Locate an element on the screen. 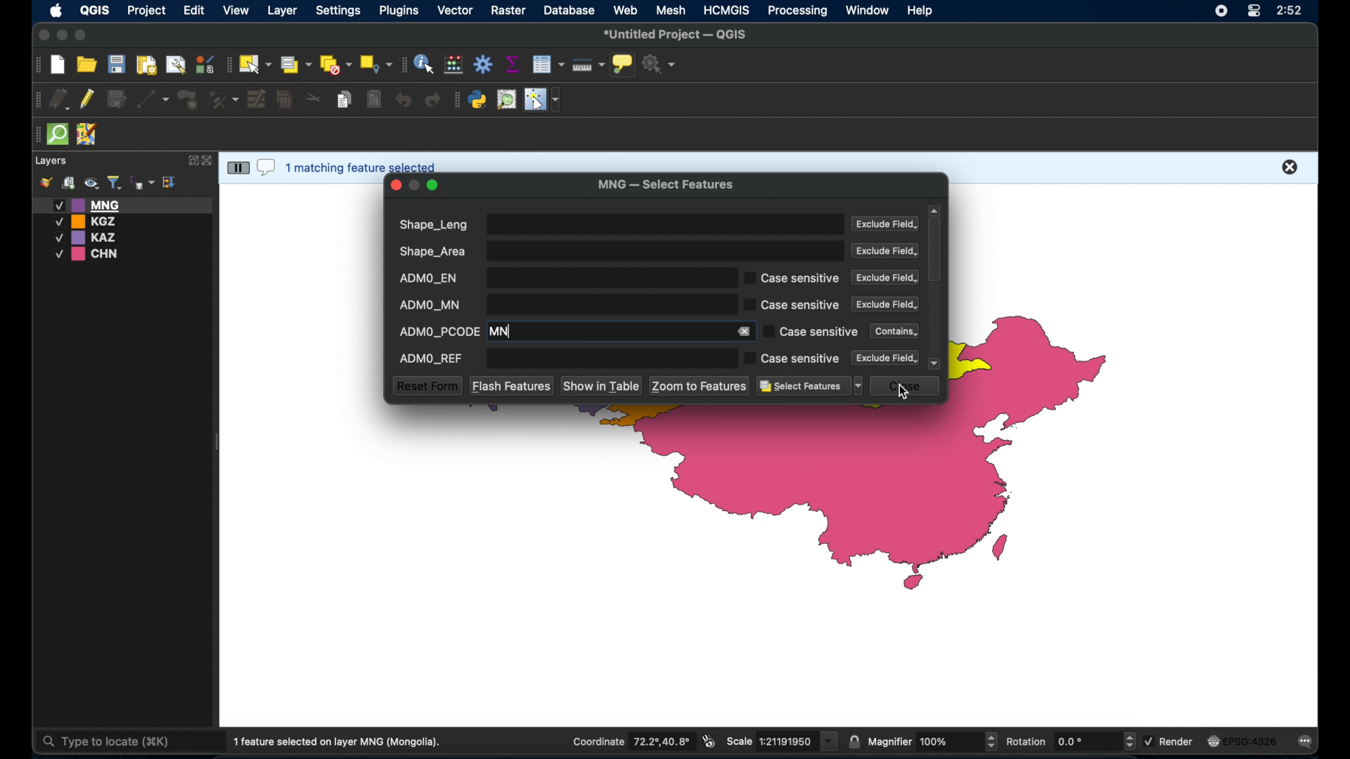 The height and width of the screenshot is (759, 1350). case sensitive is located at coordinates (792, 358).